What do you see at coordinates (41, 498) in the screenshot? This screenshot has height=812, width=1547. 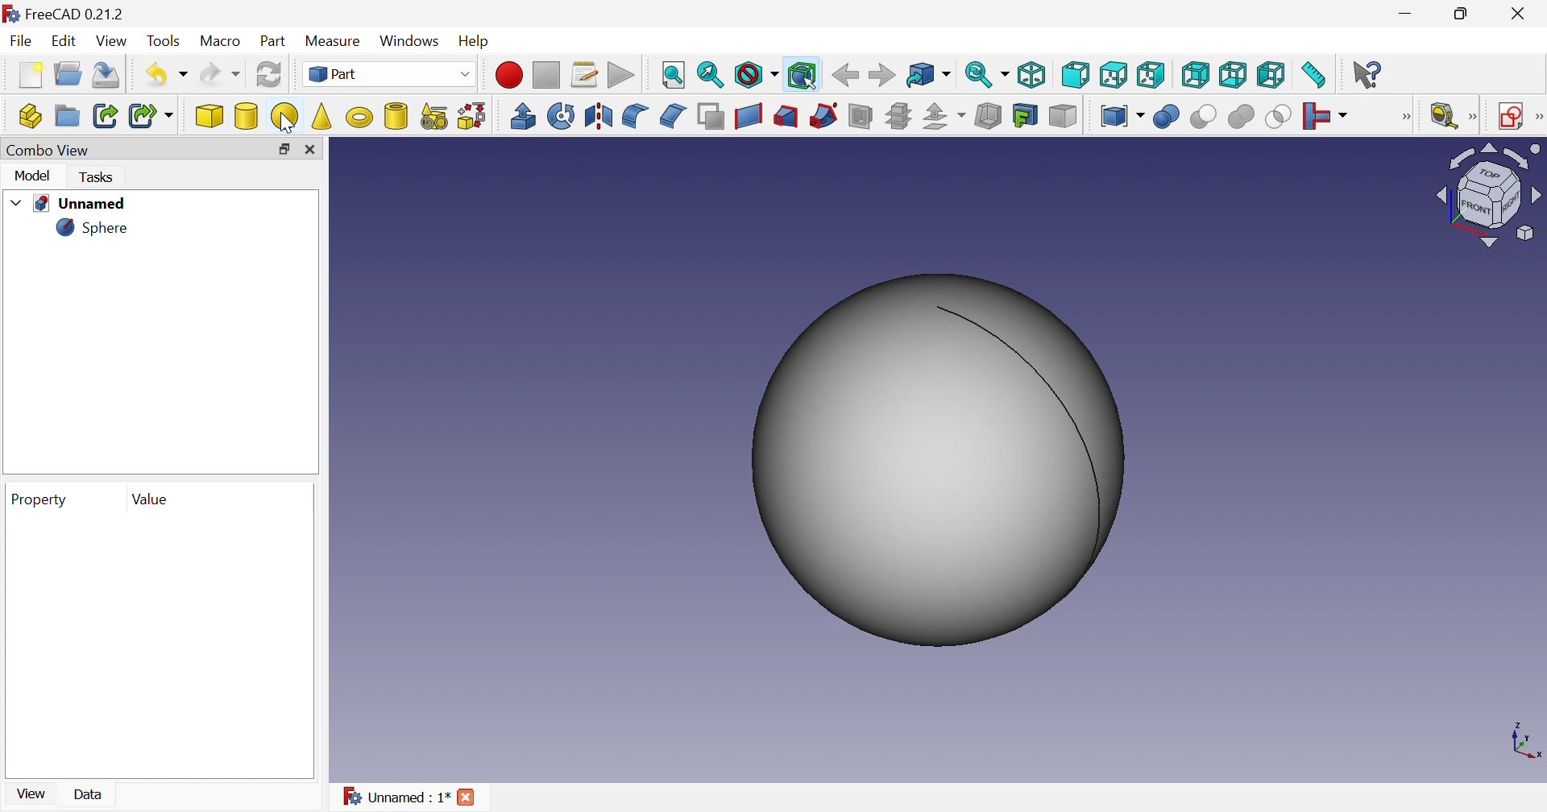 I see `Property` at bounding box center [41, 498].